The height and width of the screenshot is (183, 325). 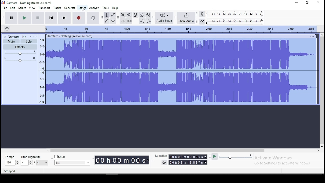 What do you see at coordinates (101, 18) in the screenshot?
I see `` at bounding box center [101, 18].